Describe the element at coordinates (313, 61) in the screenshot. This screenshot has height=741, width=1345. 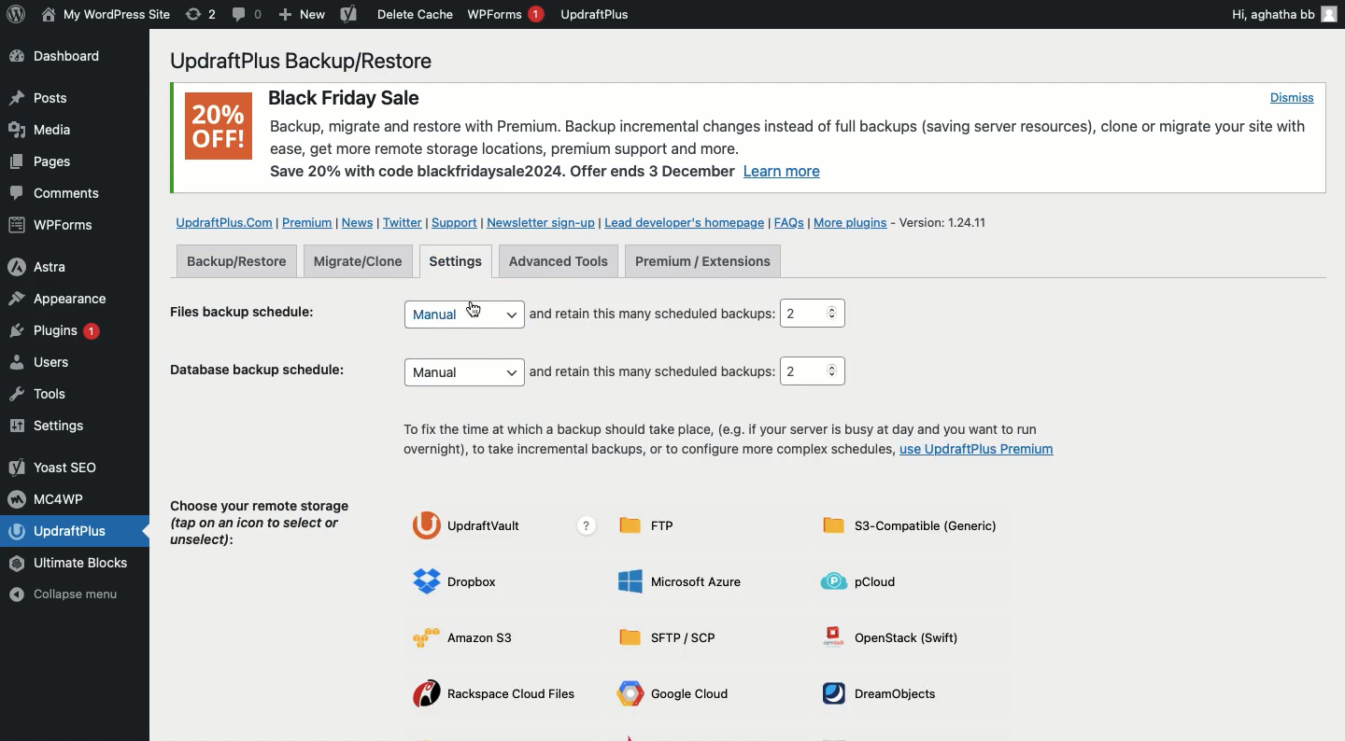
I see `UpdraftPlus Backup/Restore` at that location.